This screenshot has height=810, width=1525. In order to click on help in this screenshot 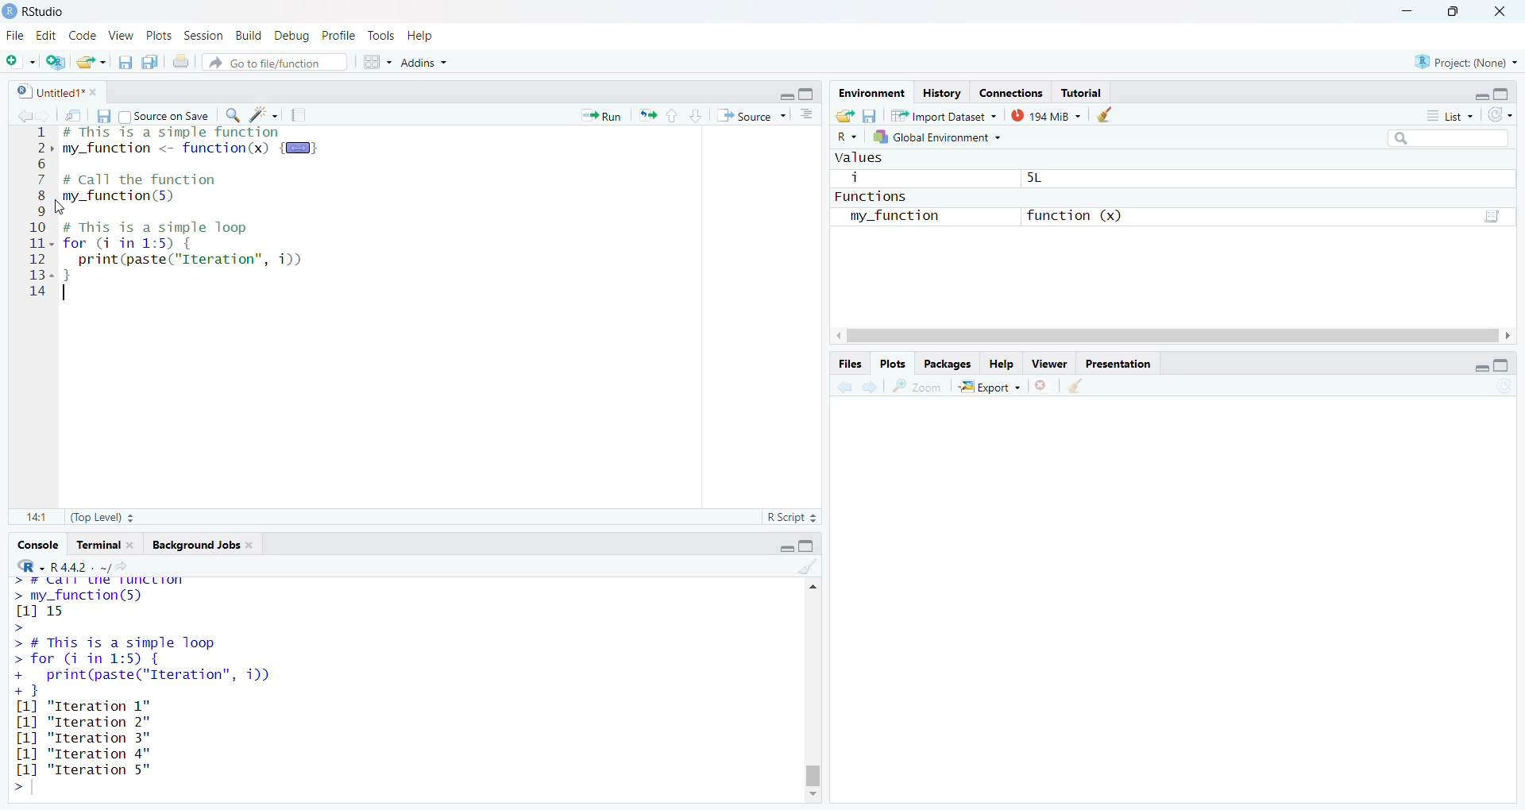, I will do `click(1001, 363)`.